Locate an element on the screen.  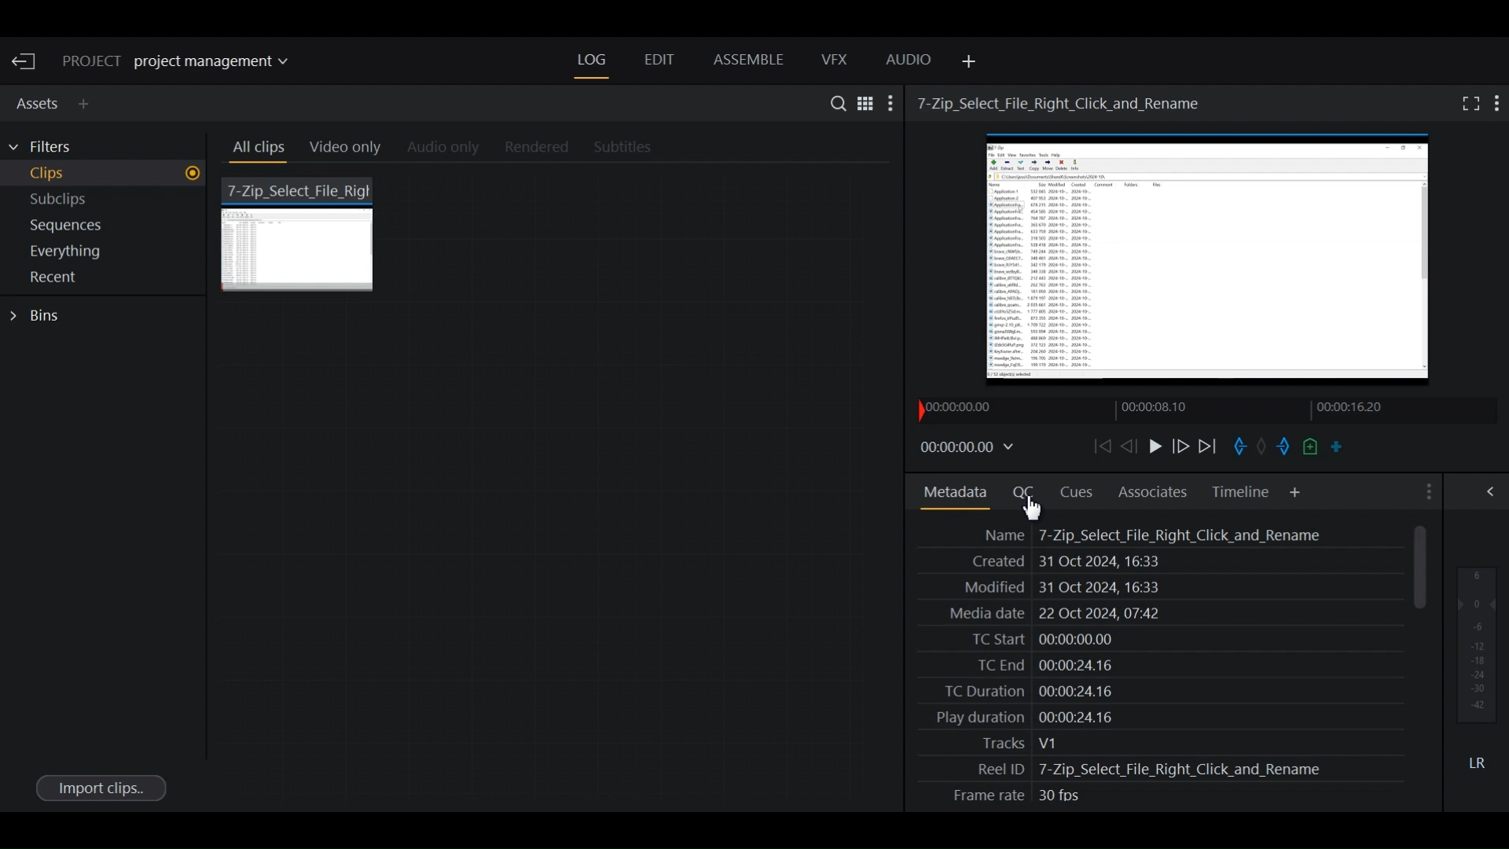
Show Subclips in current project is located at coordinates (107, 202).